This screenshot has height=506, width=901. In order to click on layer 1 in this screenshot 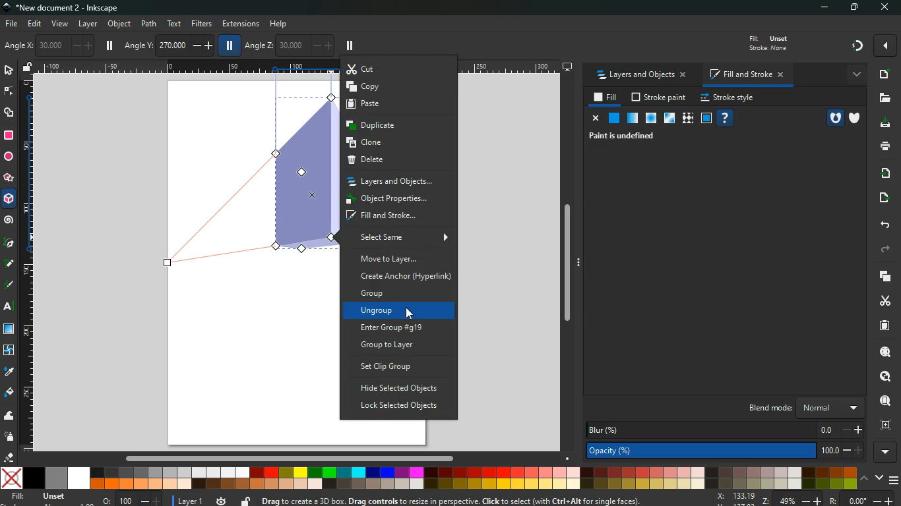, I will do `click(191, 499)`.